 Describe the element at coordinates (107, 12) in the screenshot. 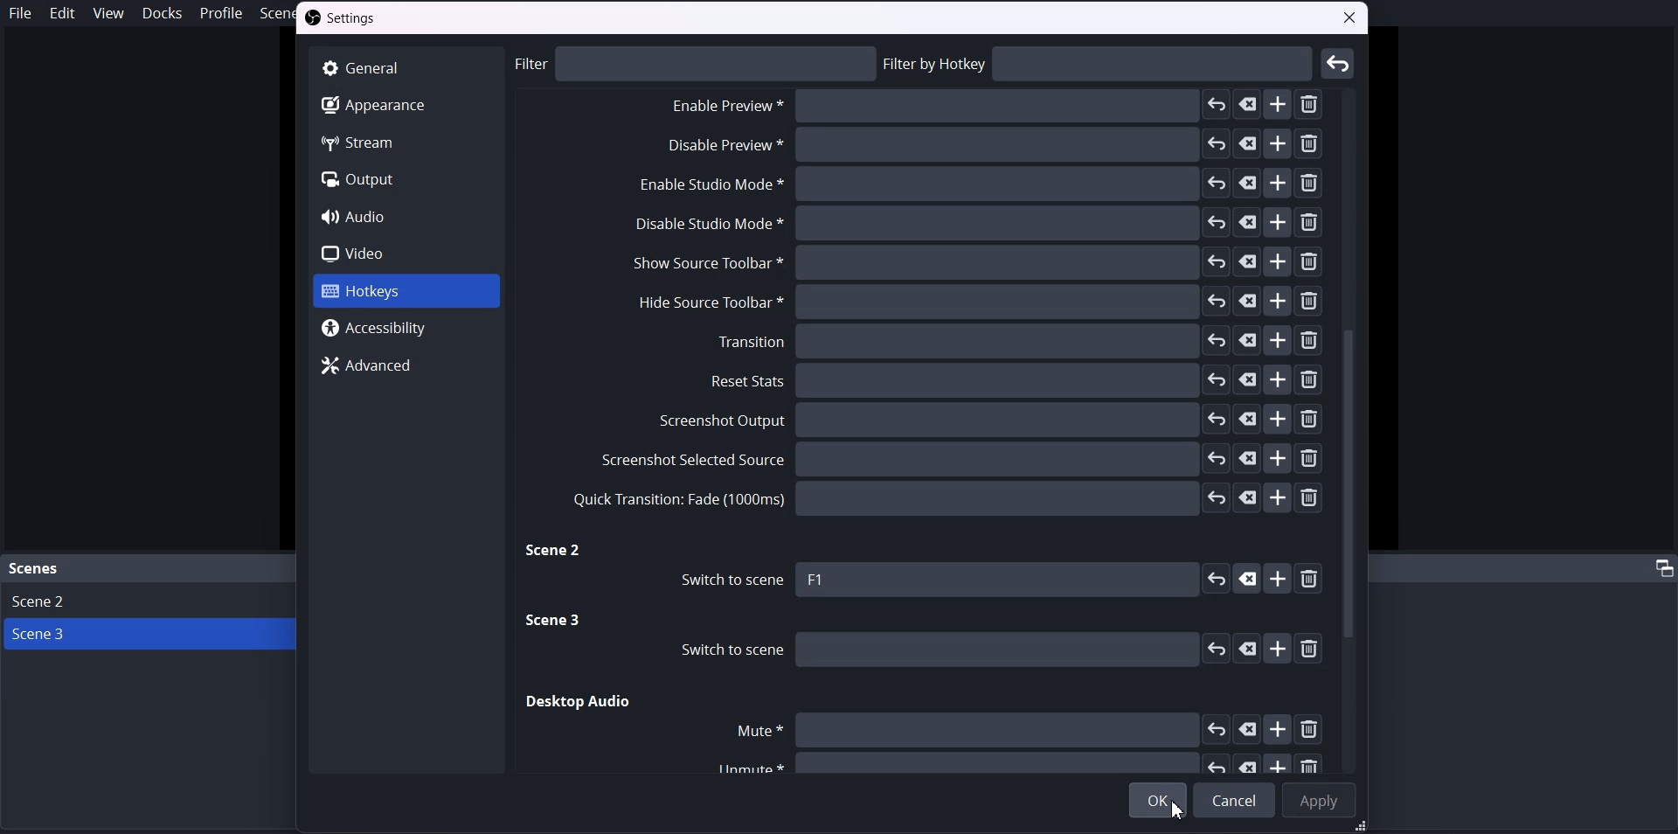

I see `View` at that location.